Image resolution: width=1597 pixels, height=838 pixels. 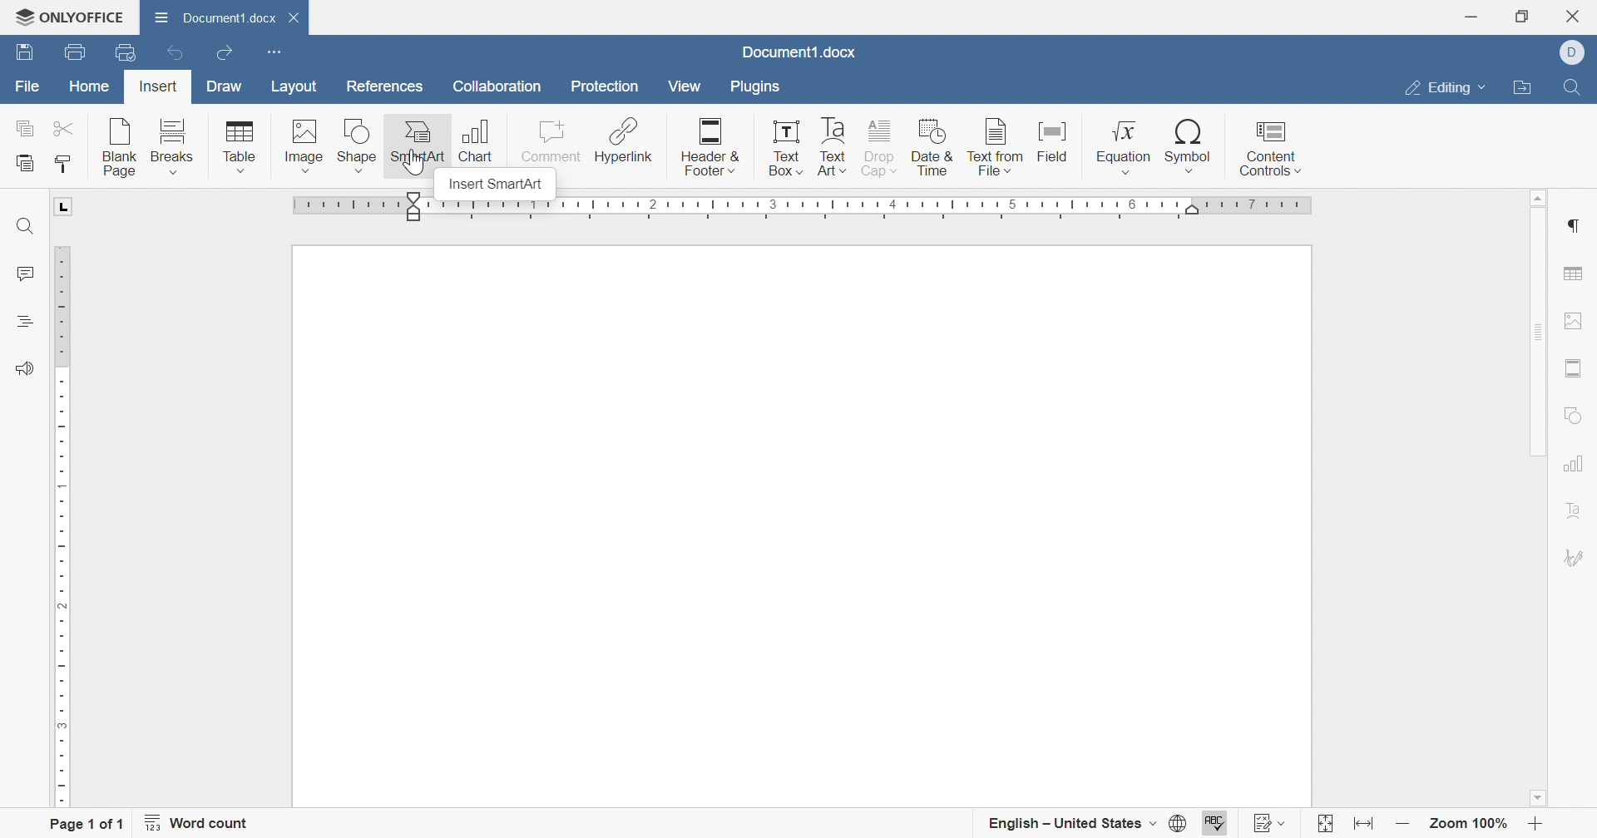 What do you see at coordinates (1520, 17) in the screenshot?
I see `Restore down` at bounding box center [1520, 17].